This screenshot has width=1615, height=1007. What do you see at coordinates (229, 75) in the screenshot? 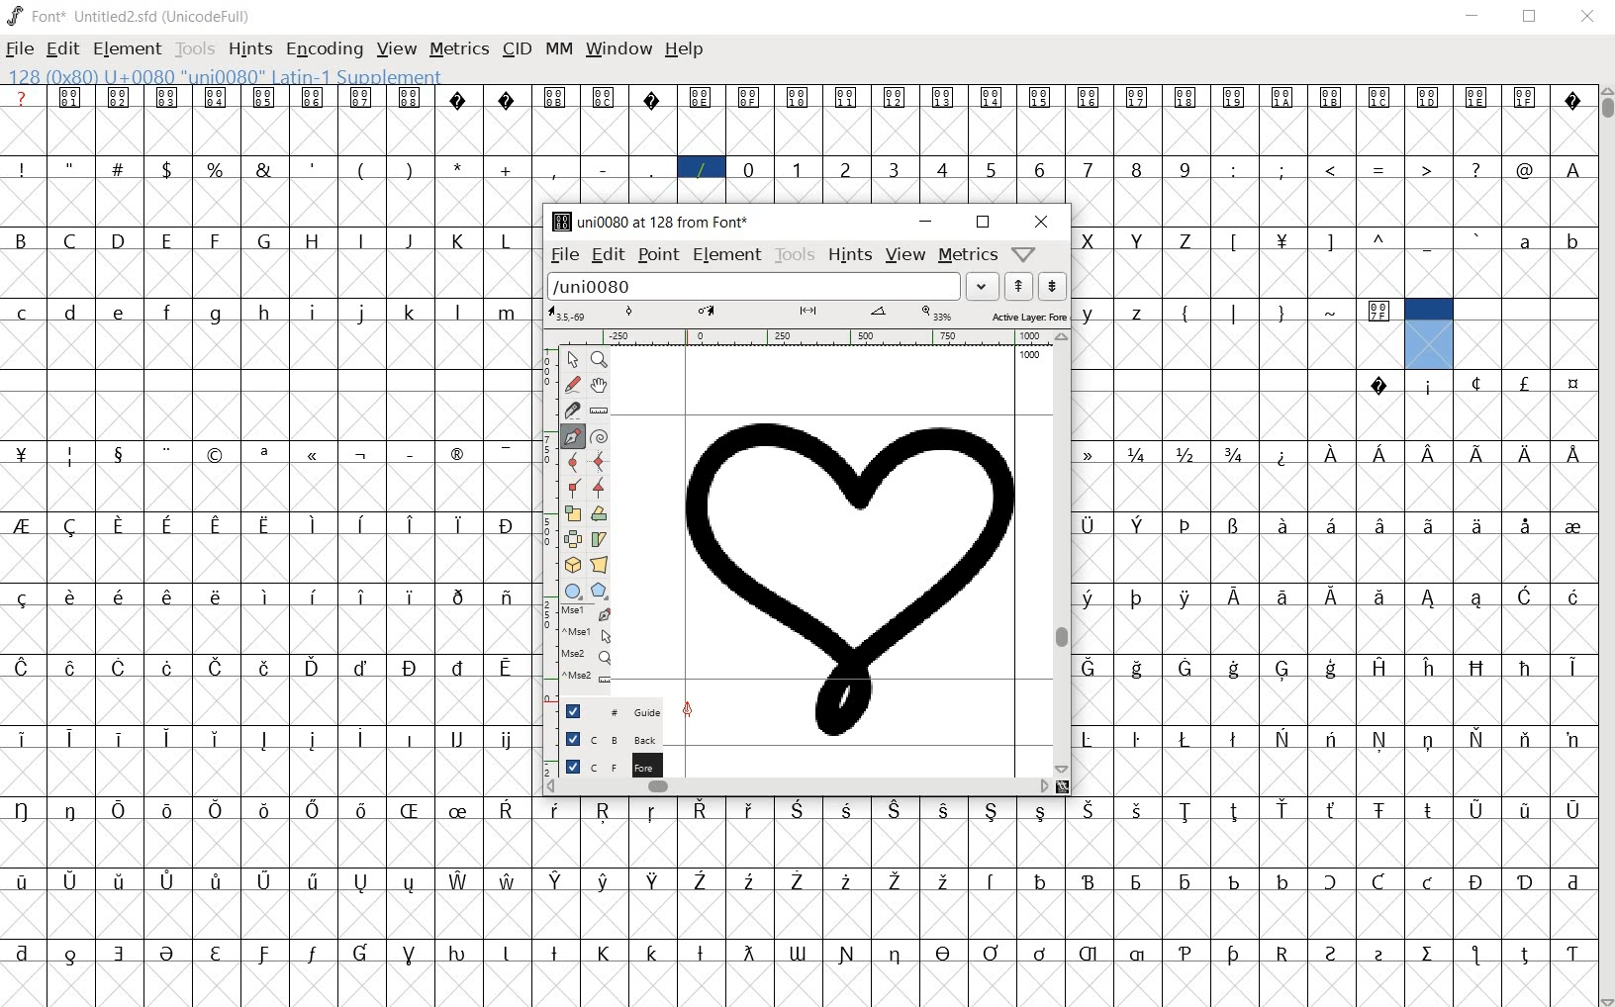
I see `GLYPHY INFO` at bounding box center [229, 75].